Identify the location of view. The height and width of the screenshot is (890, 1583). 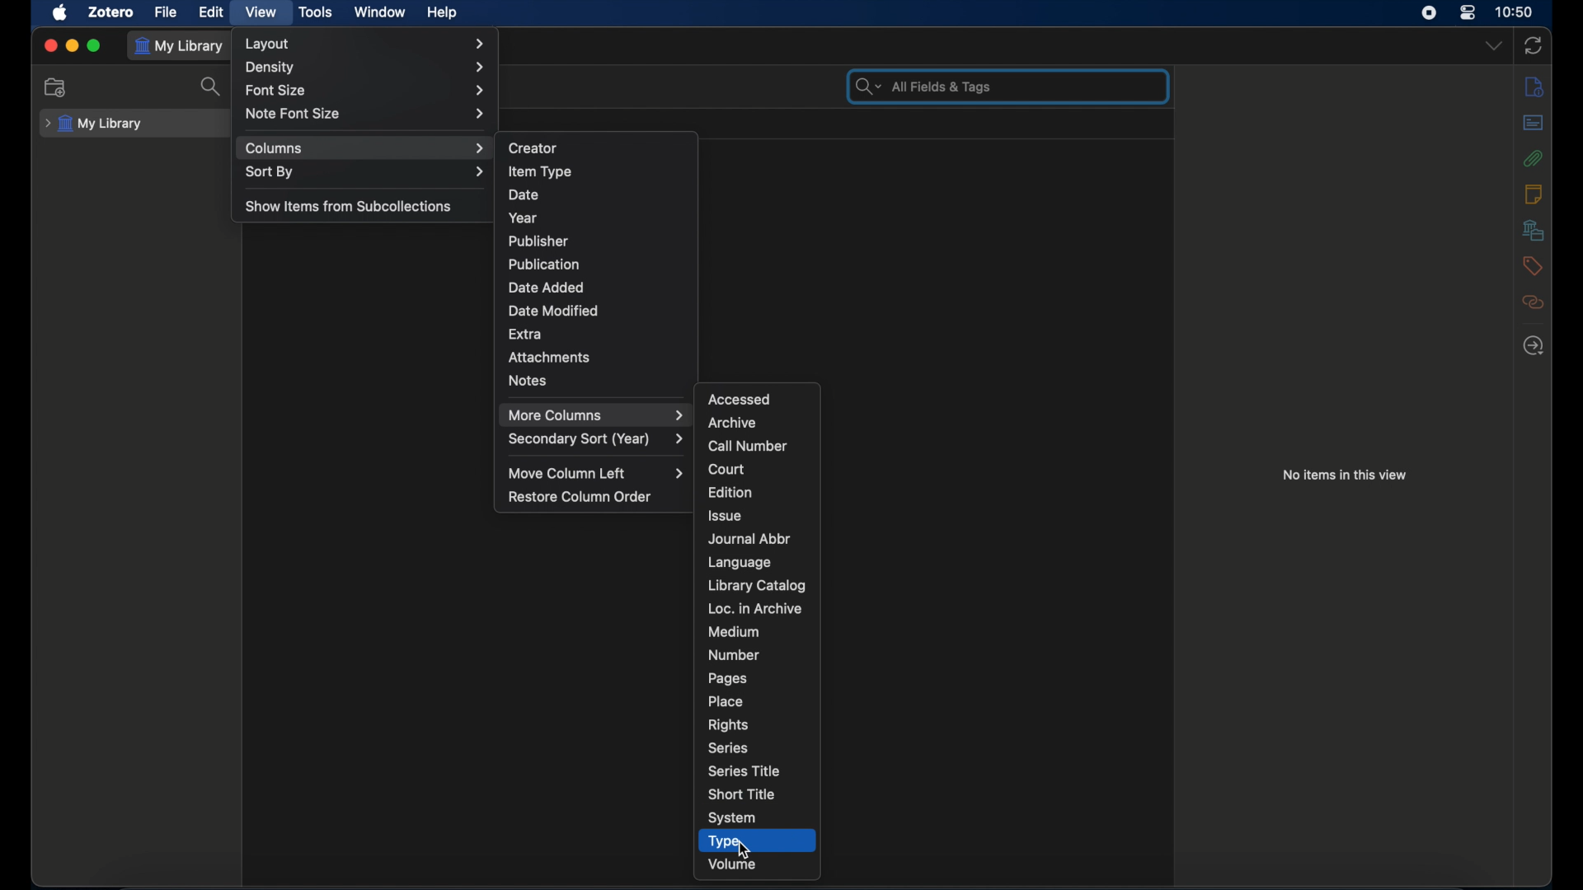
(262, 13).